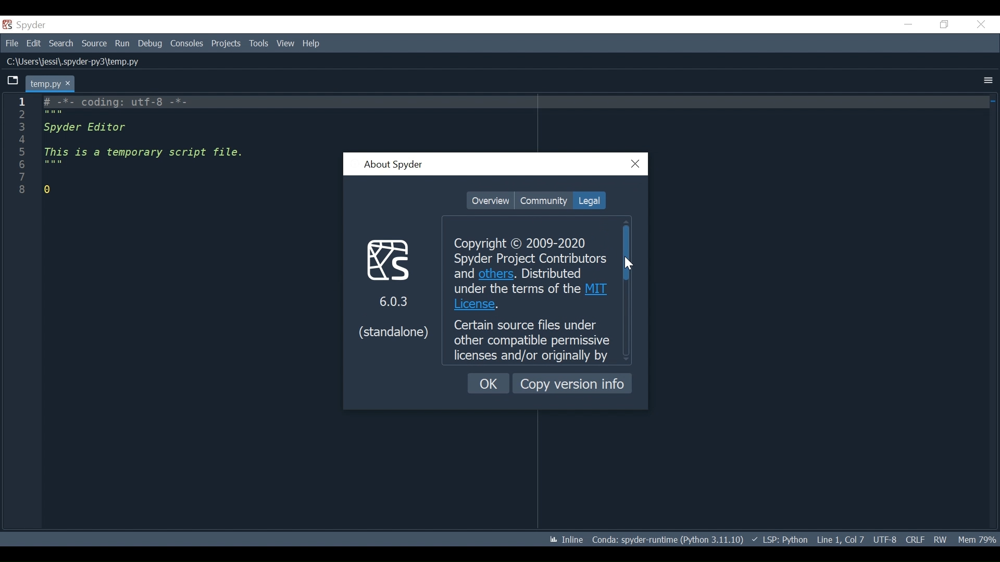 The height and width of the screenshot is (562, 1000). Describe the element at coordinates (886, 539) in the screenshot. I see `UTF-8` at that location.